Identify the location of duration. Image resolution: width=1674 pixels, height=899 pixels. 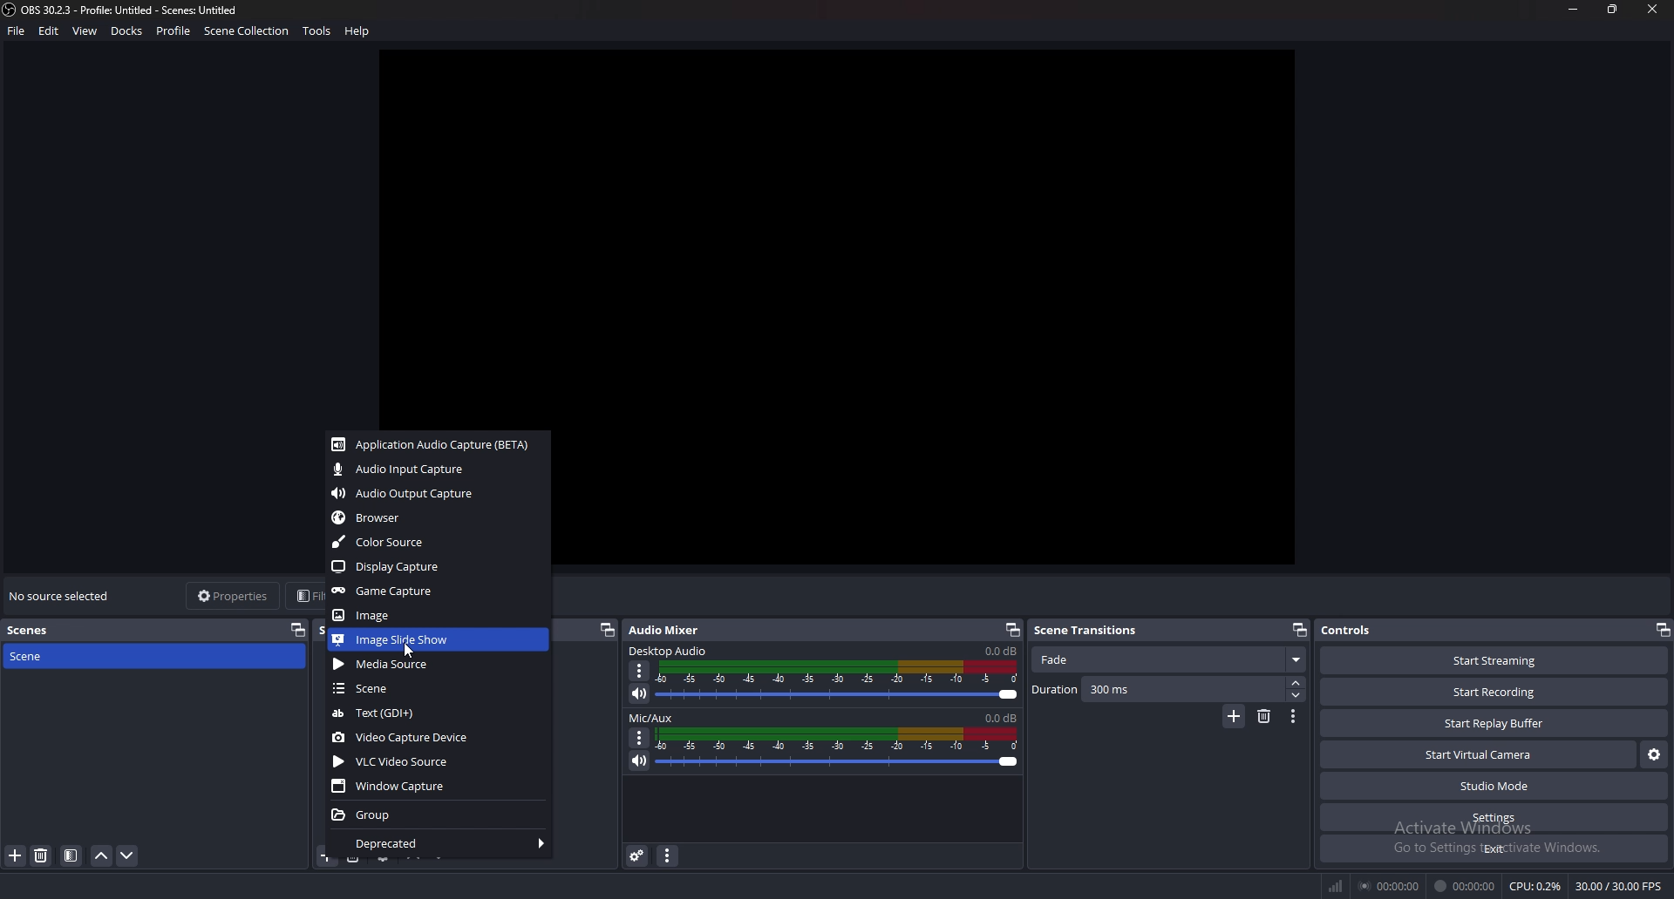
(1157, 690).